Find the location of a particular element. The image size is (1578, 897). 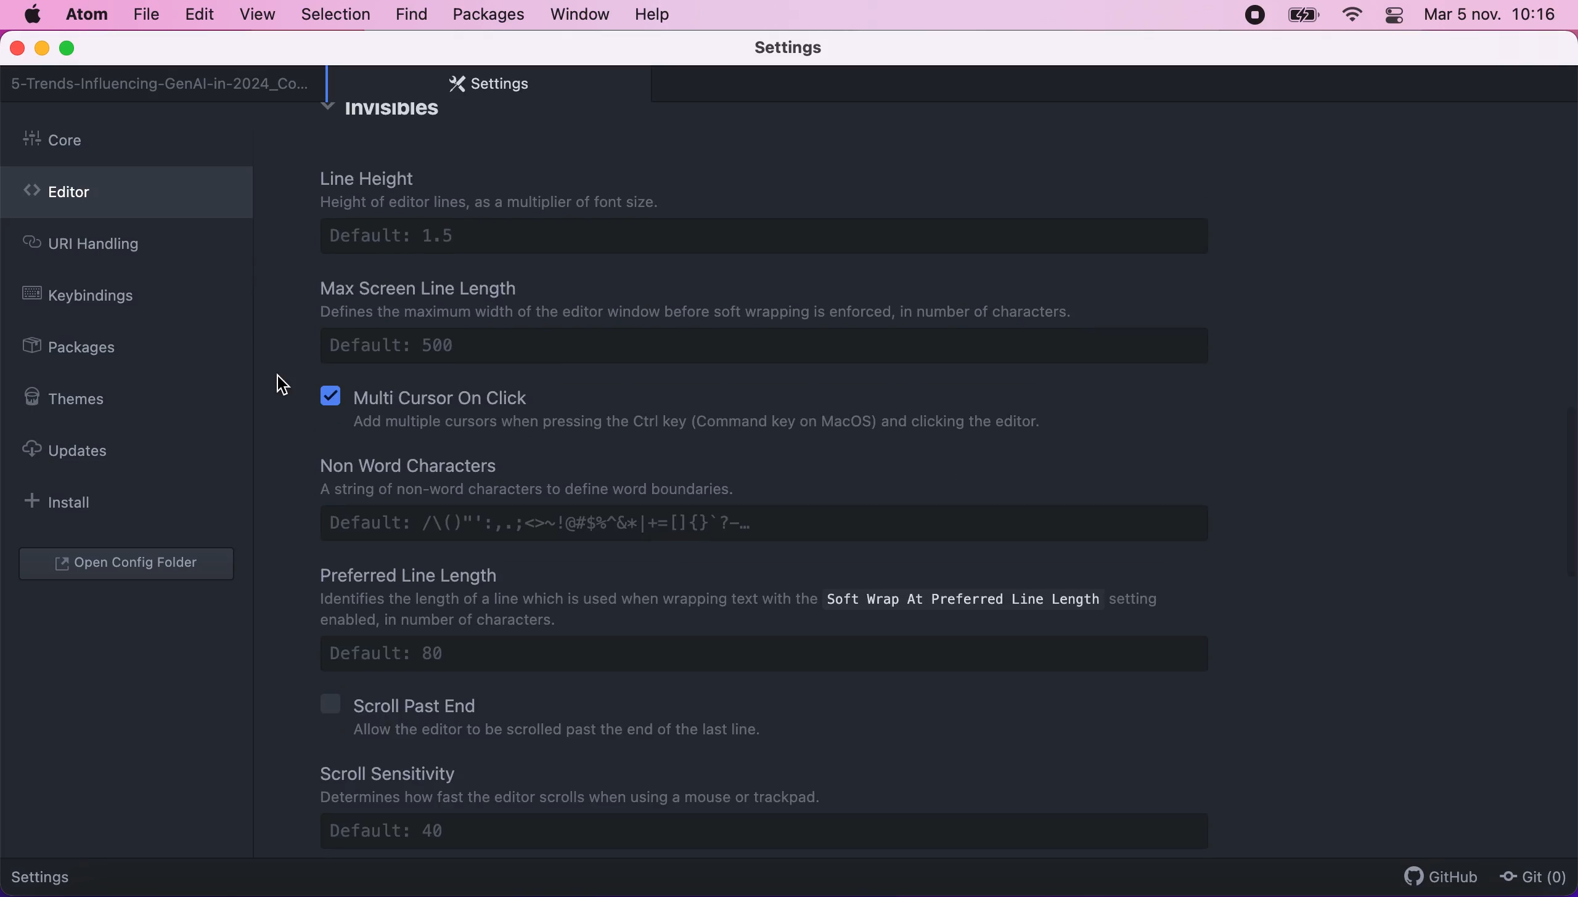

github is located at coordinates (1435, 876).